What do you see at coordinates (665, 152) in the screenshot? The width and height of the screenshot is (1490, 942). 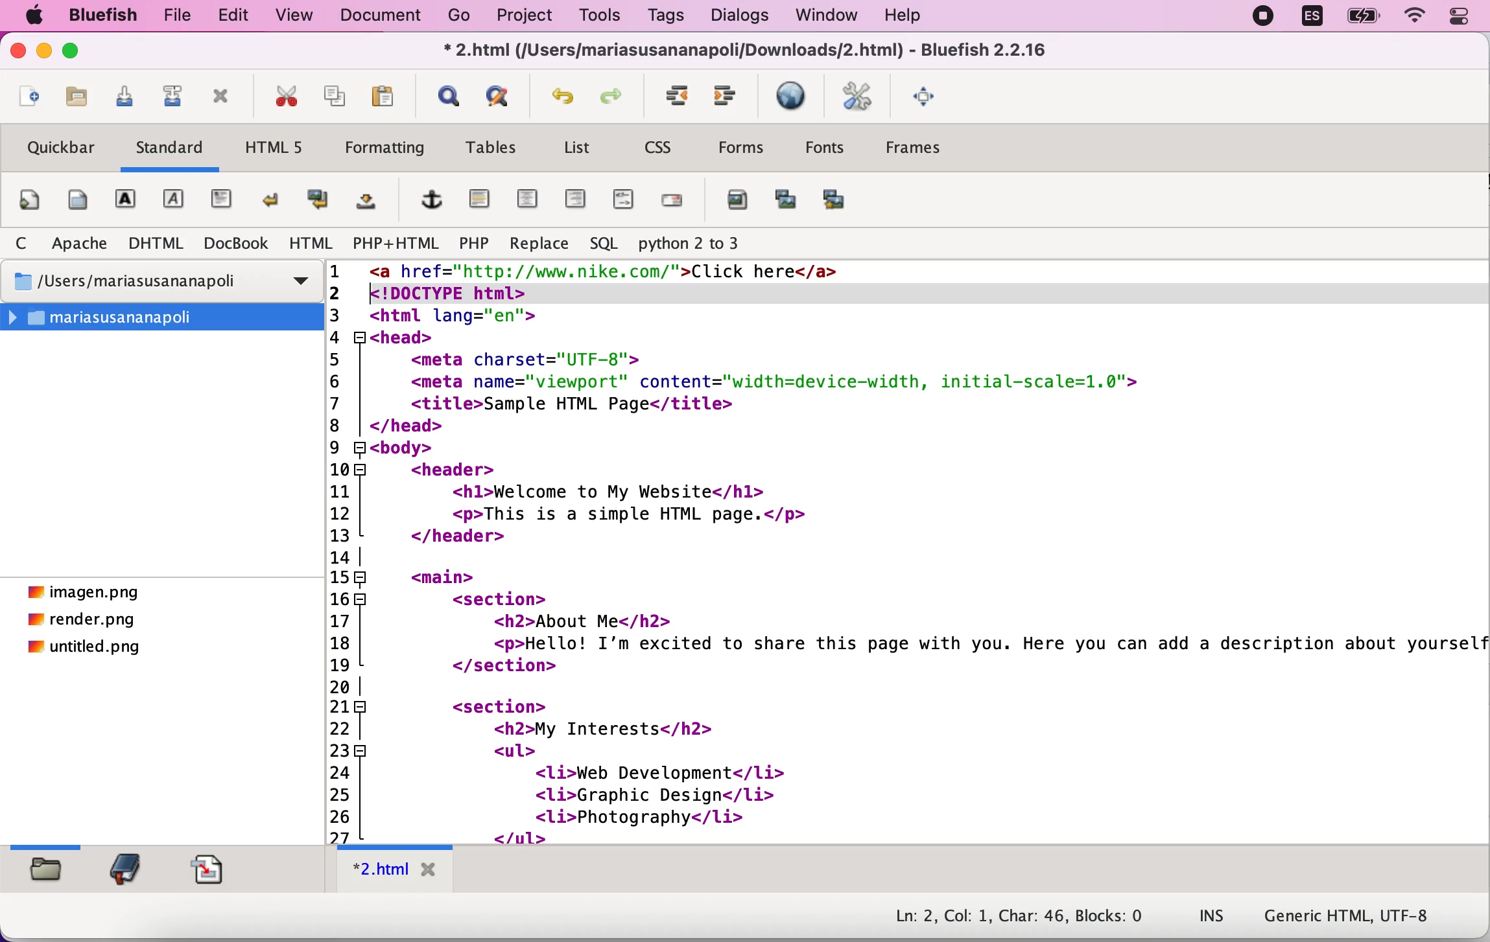 I see `css` at bounding box center [665, 152].